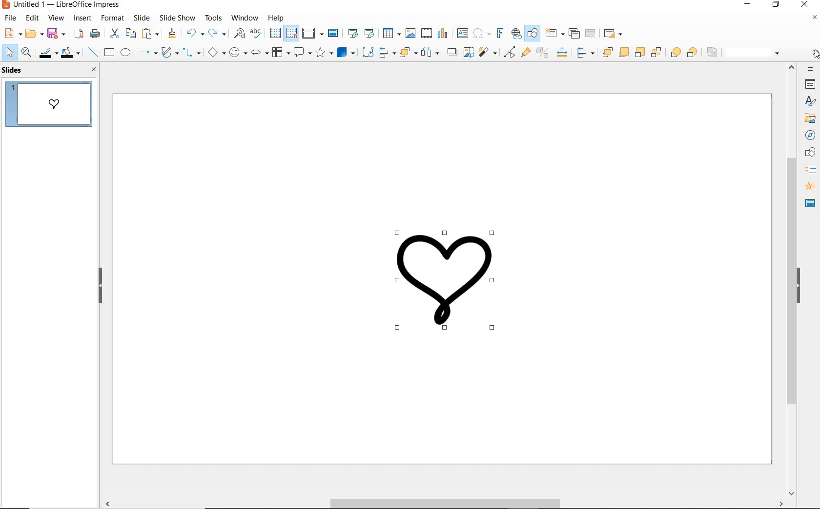 The width and height of the screenshot is (820, 509). Describe the element at coordinates (554, 33) in the screenshot. I see `new slide` at that location.